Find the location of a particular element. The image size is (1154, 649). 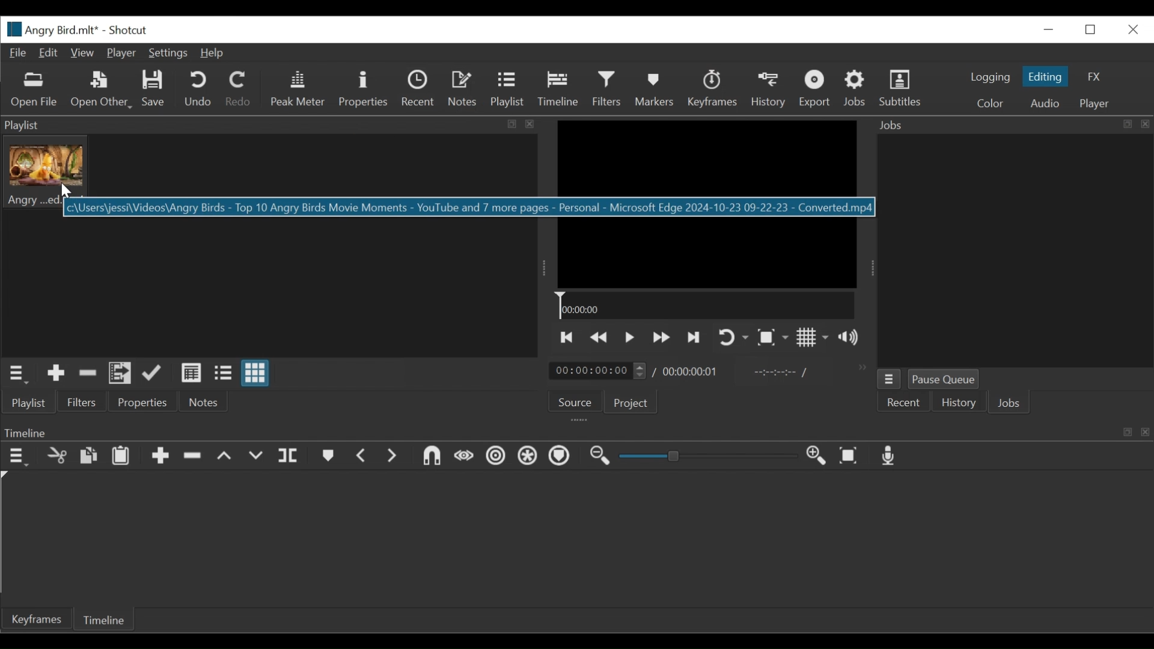

logging is located at coordinates (991, 78).